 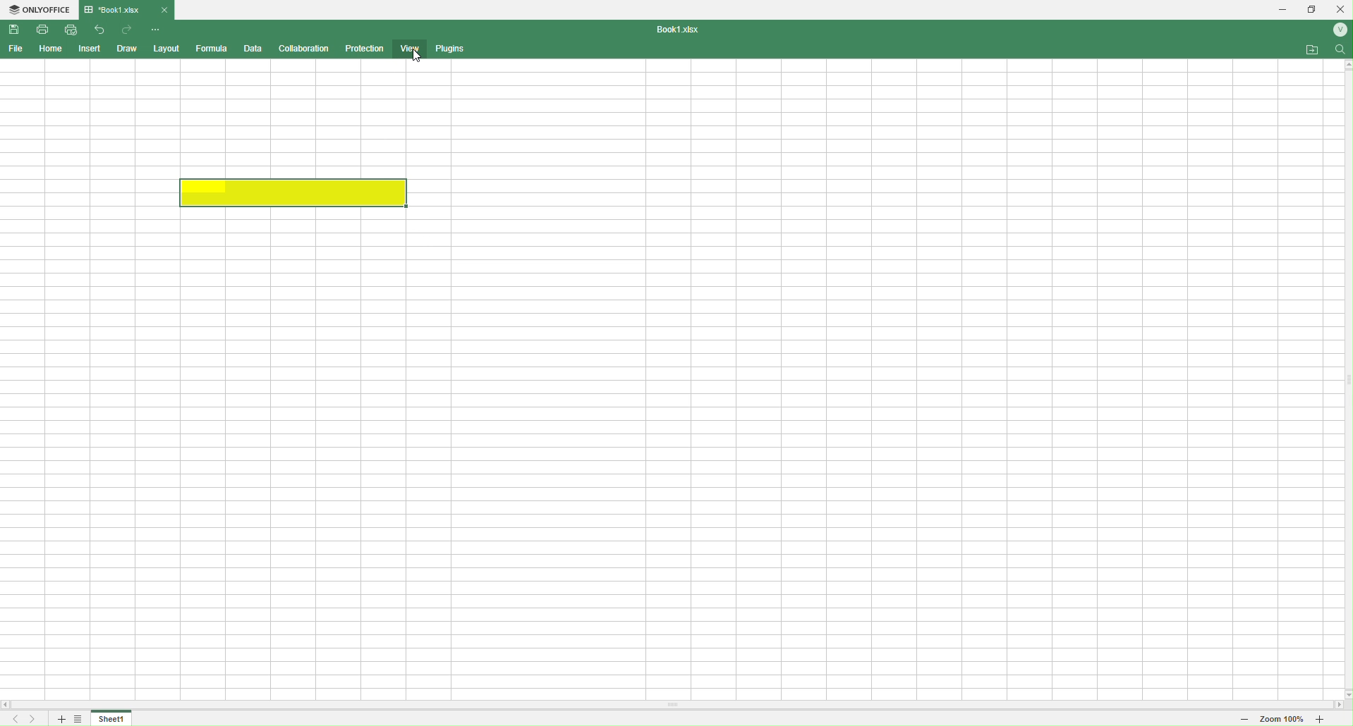 I want to click on Account name, so click(x=1339, y=31).